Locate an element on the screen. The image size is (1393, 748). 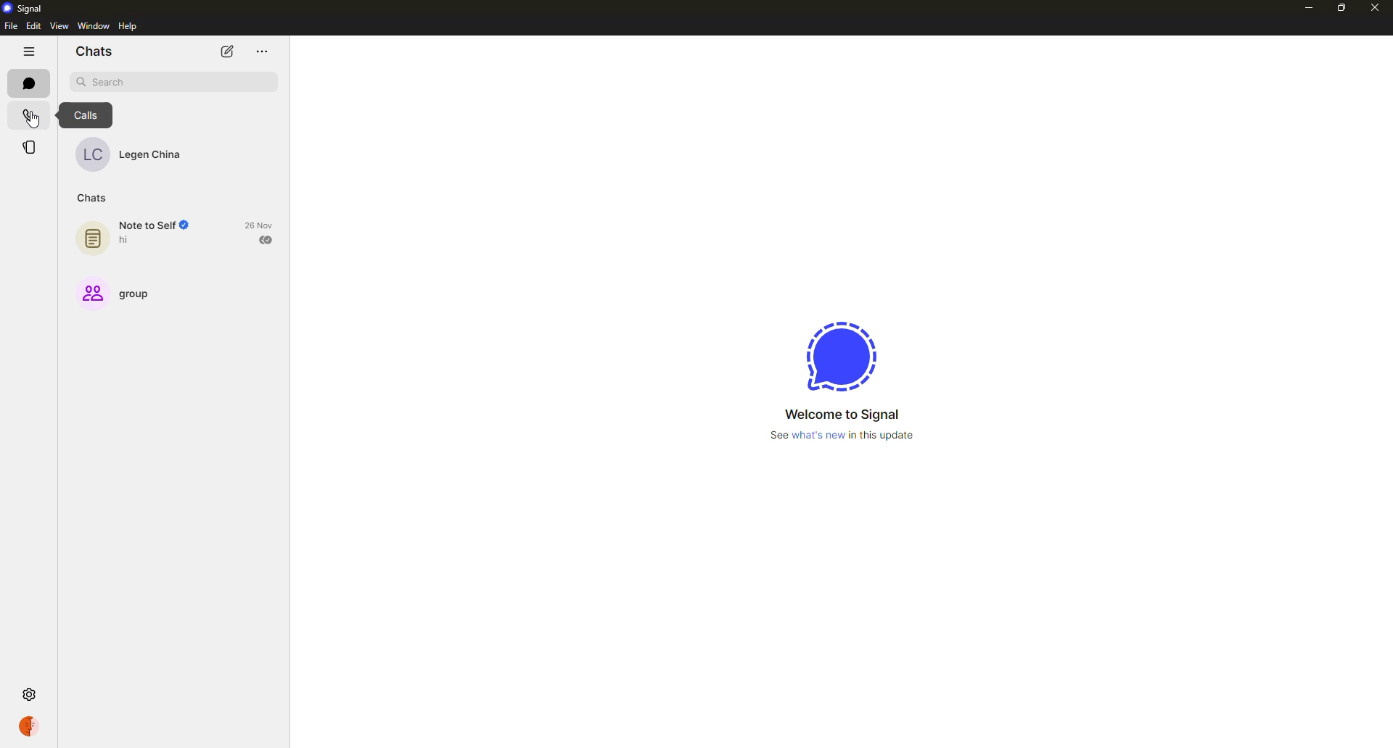
date is located at coordinates (260, 225).